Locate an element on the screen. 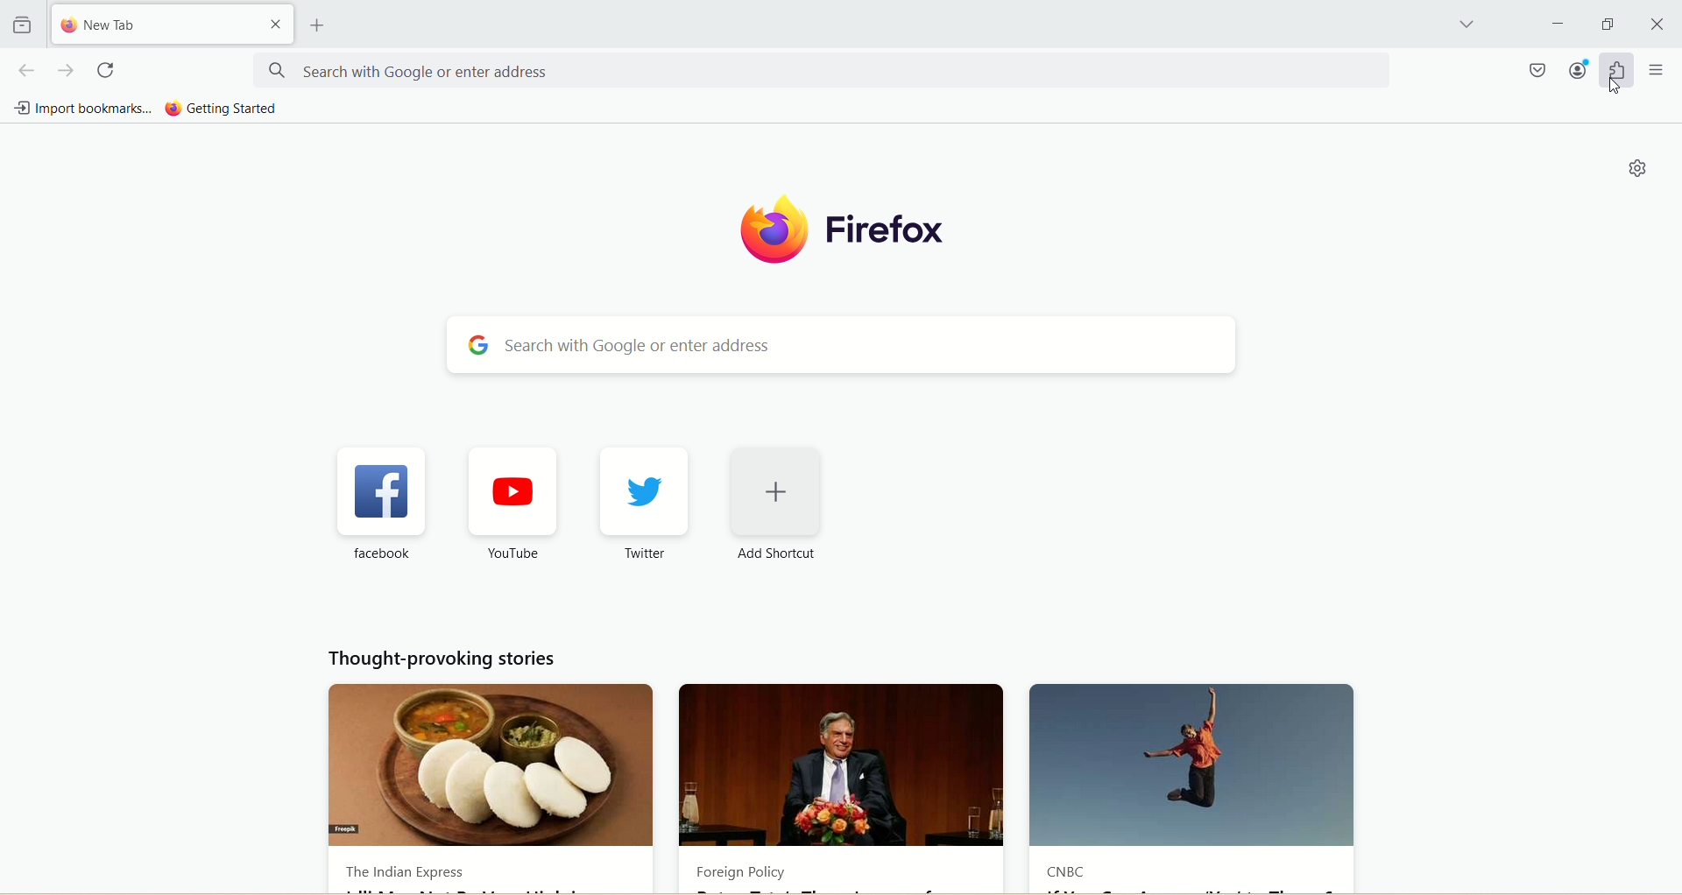 The image size is (1682, 895). Search bar is located at coordinates (821, 70).